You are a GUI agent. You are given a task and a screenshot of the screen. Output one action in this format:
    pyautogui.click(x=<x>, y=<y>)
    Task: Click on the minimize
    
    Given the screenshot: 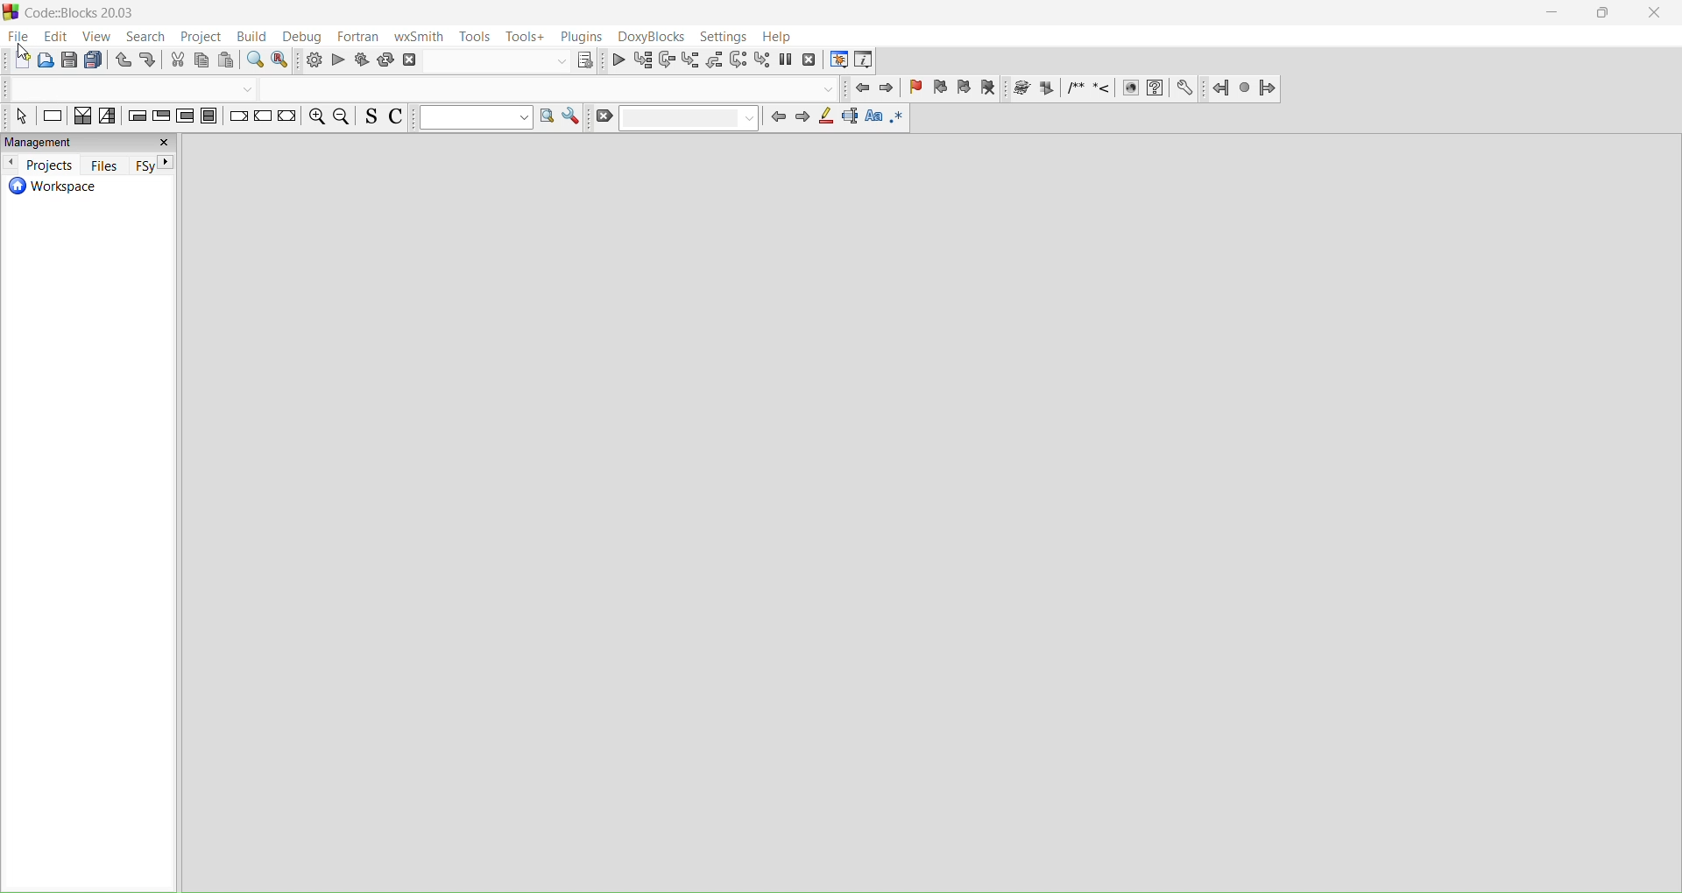 What is the action you would take?
    pyautogui.click(x=1552, y=16)
    